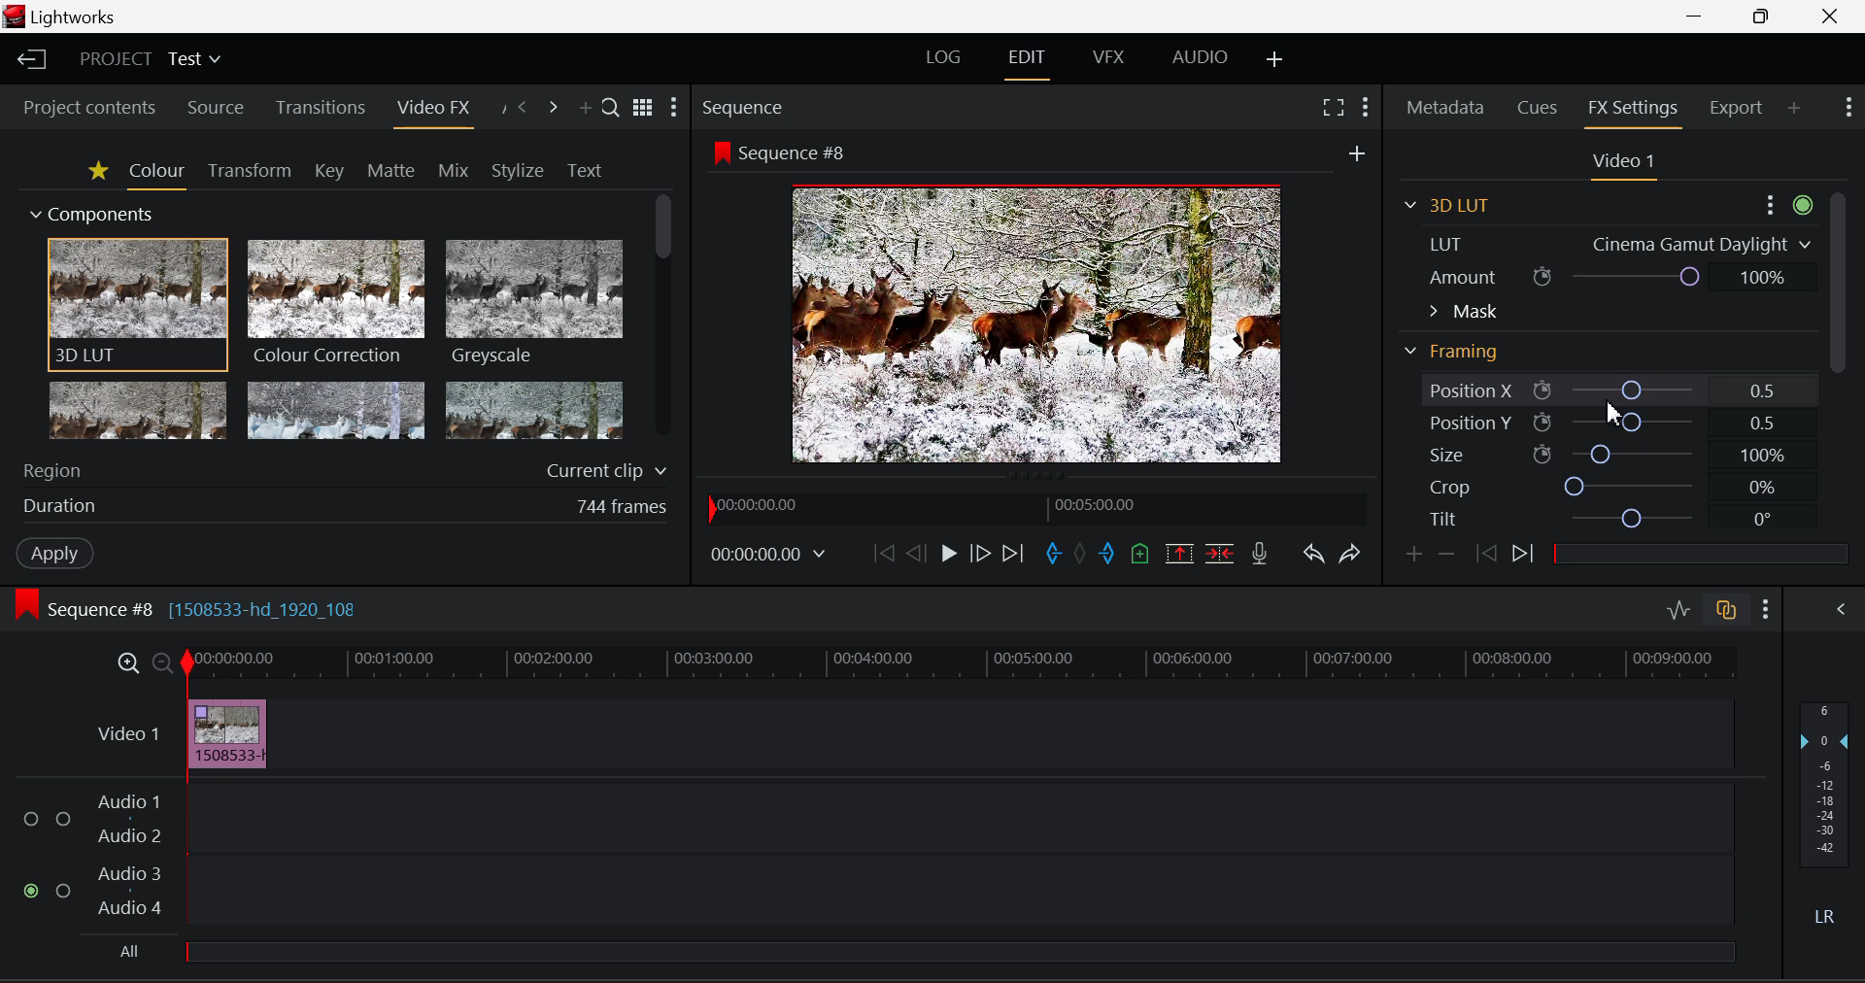  Describe the element at coordinates (1847, 108) in the screenshot. I see `Show Settings` at that location.